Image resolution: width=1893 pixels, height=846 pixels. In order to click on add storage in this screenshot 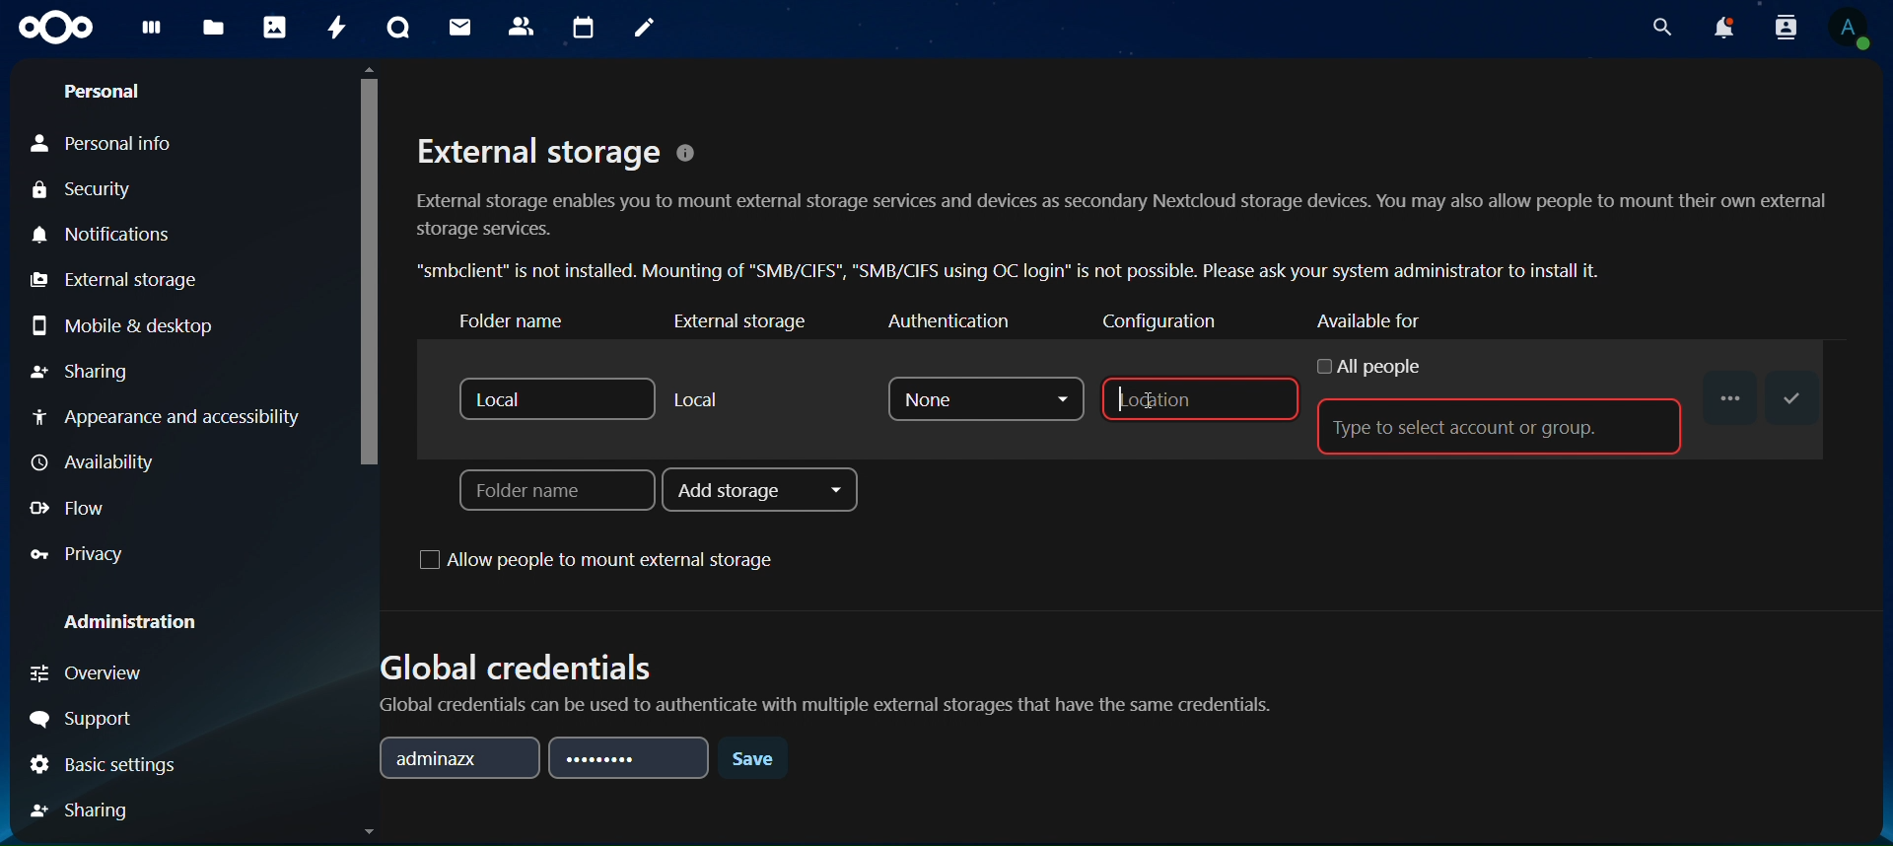, I will do `click(763, 491)`.